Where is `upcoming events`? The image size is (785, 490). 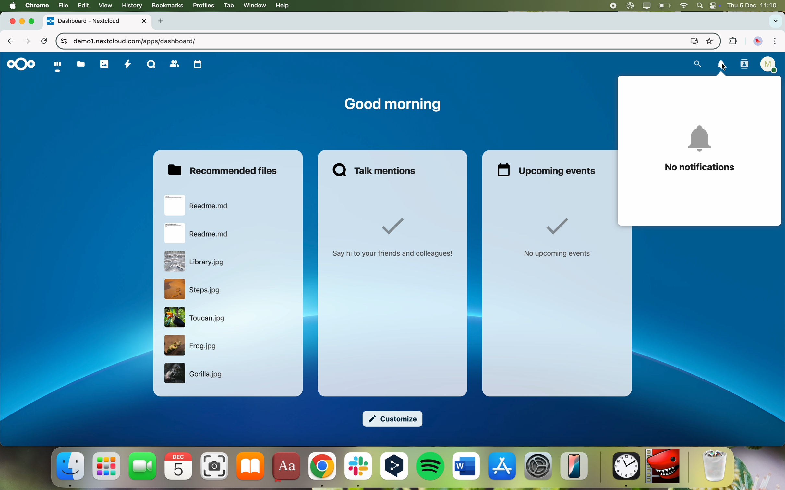 upcoming events is located at coordinates (548, 170).